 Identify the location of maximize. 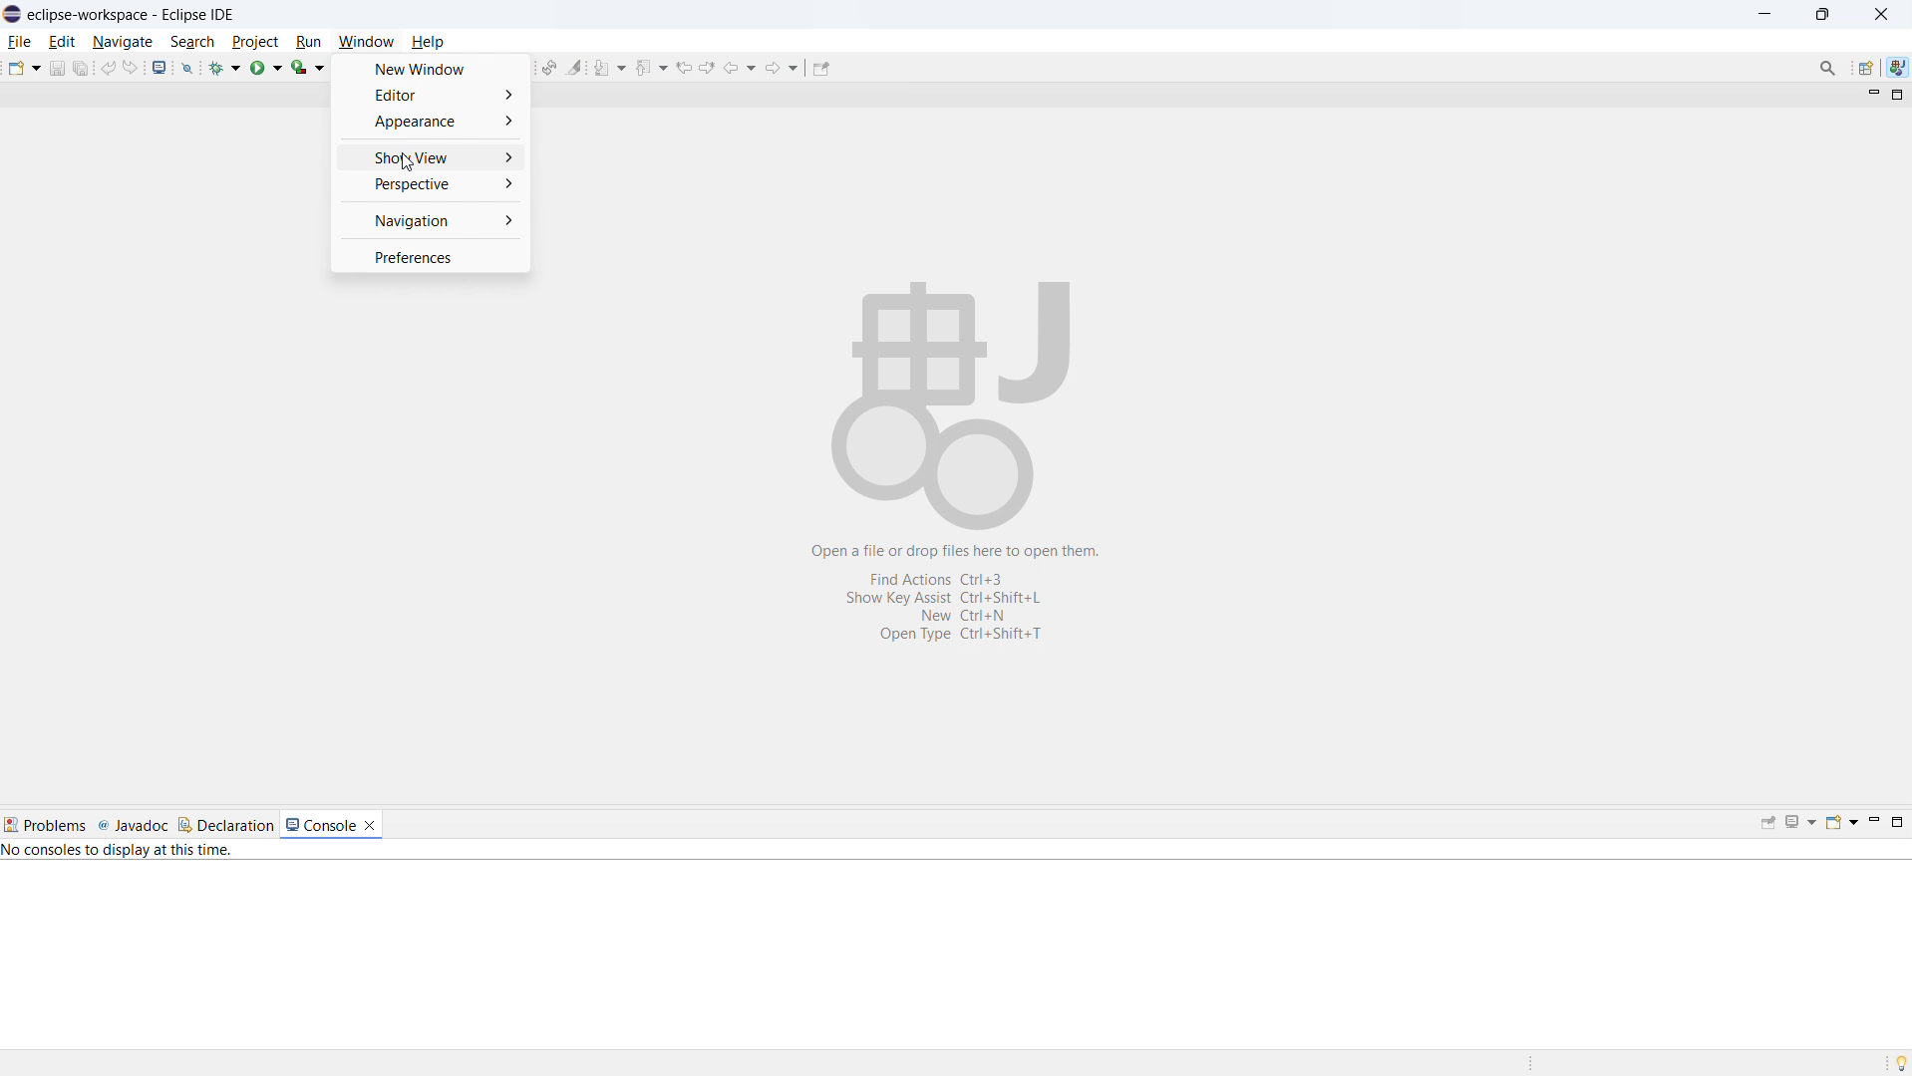
(1895, 96).